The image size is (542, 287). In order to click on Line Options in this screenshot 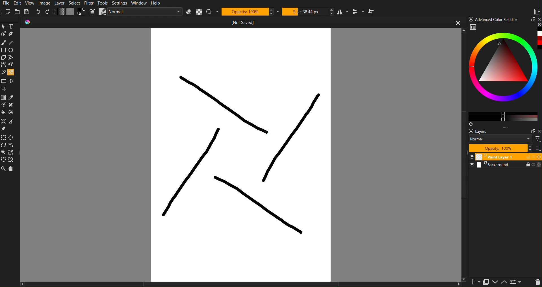, I will do `click(92, 12)`.